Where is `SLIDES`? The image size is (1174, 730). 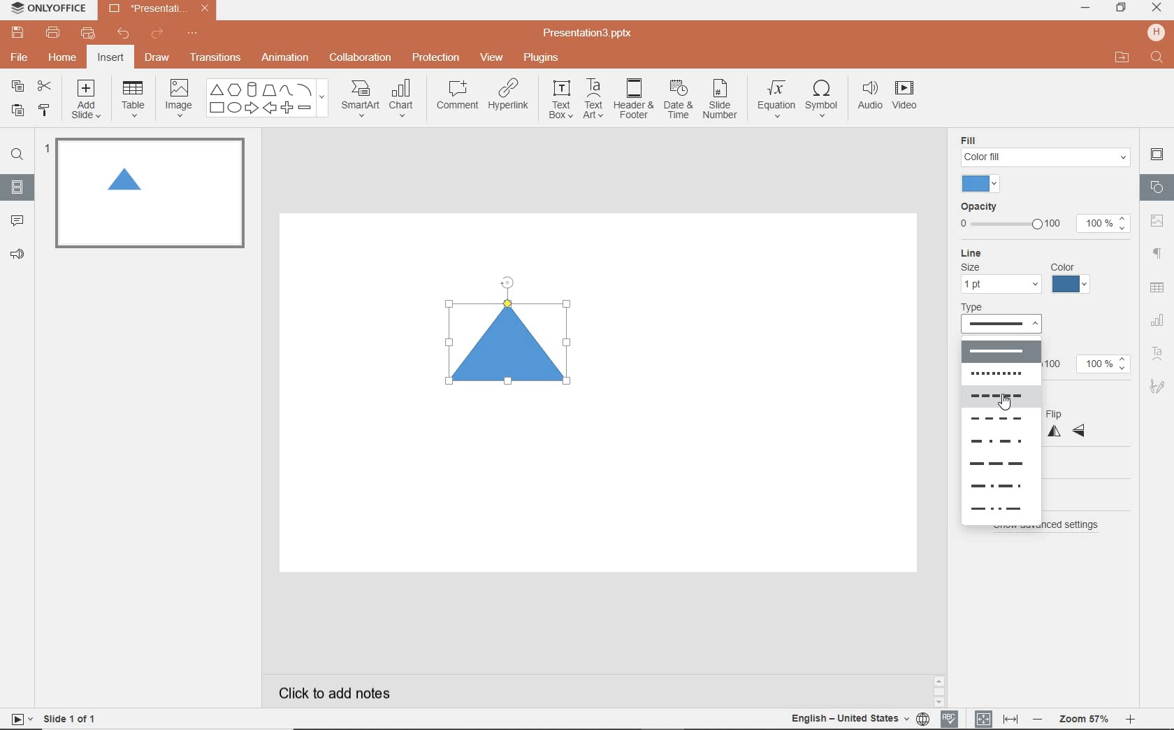
SLIDES is located at coordinates (18, 187).